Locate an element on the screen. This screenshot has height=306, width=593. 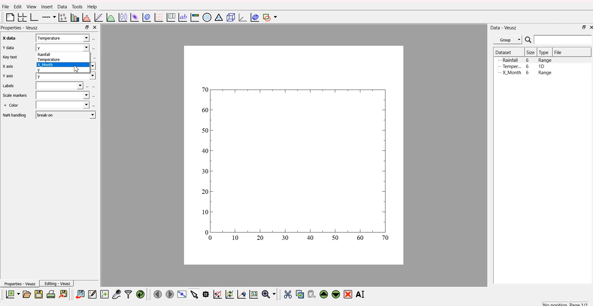
reload linked dataset is located at coordinates (140, 293).